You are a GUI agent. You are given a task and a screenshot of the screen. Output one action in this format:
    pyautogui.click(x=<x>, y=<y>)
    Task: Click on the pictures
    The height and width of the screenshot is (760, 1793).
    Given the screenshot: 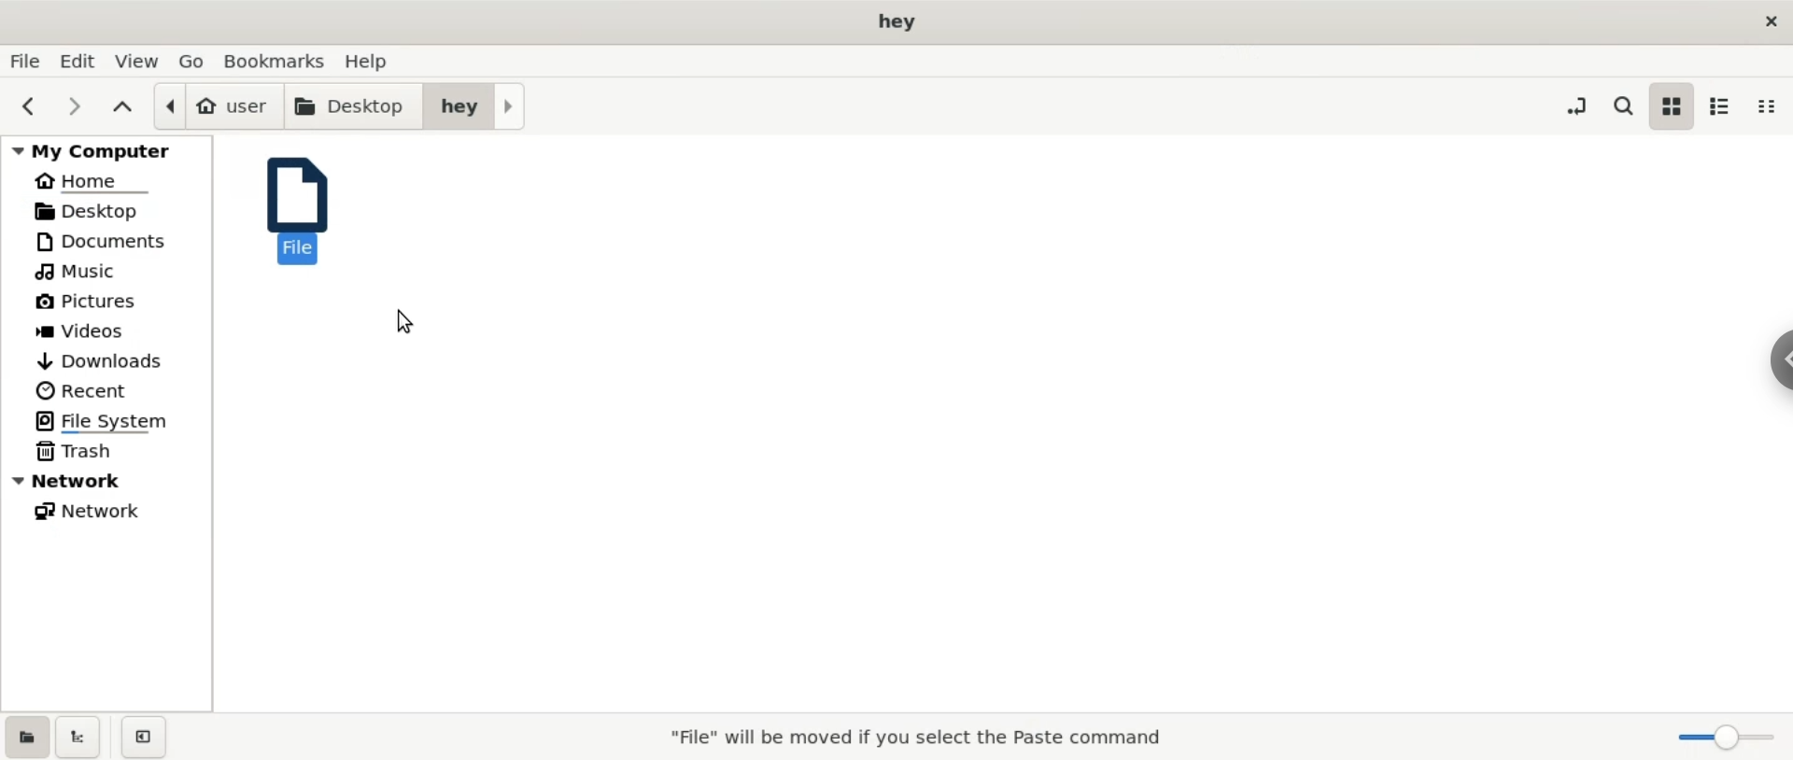 What is the action you would take?
    pyautogui.click(x=115, y=301)
    